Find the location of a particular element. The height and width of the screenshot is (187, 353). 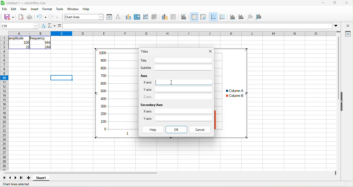

Function options is located at coordinates (52, 26).